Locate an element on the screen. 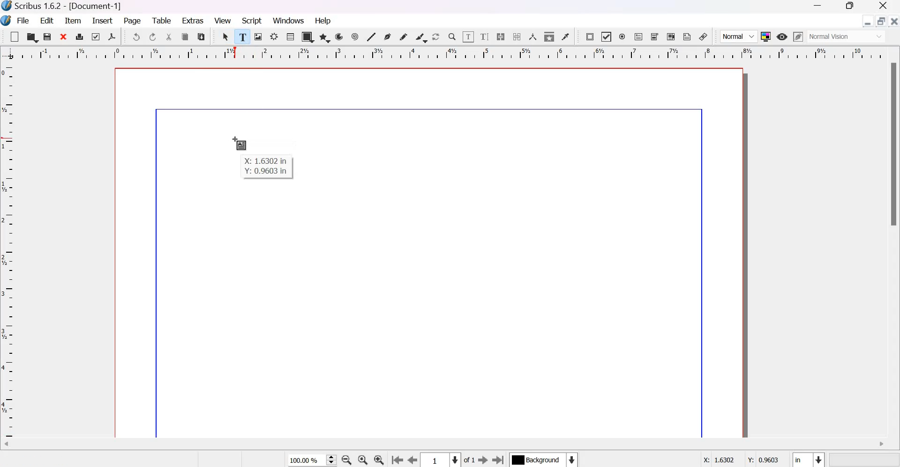 The image size is (900, 467). maximize is located at coordinates (881, 21).